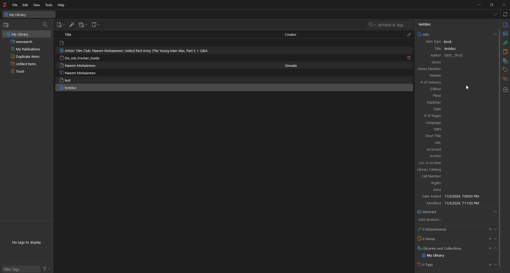 The height and width of the screenshot is (273, 510). What do you see at coordinates (489, 265) in the screenshot?
I see `add tags` at bounding box center [489, 265].